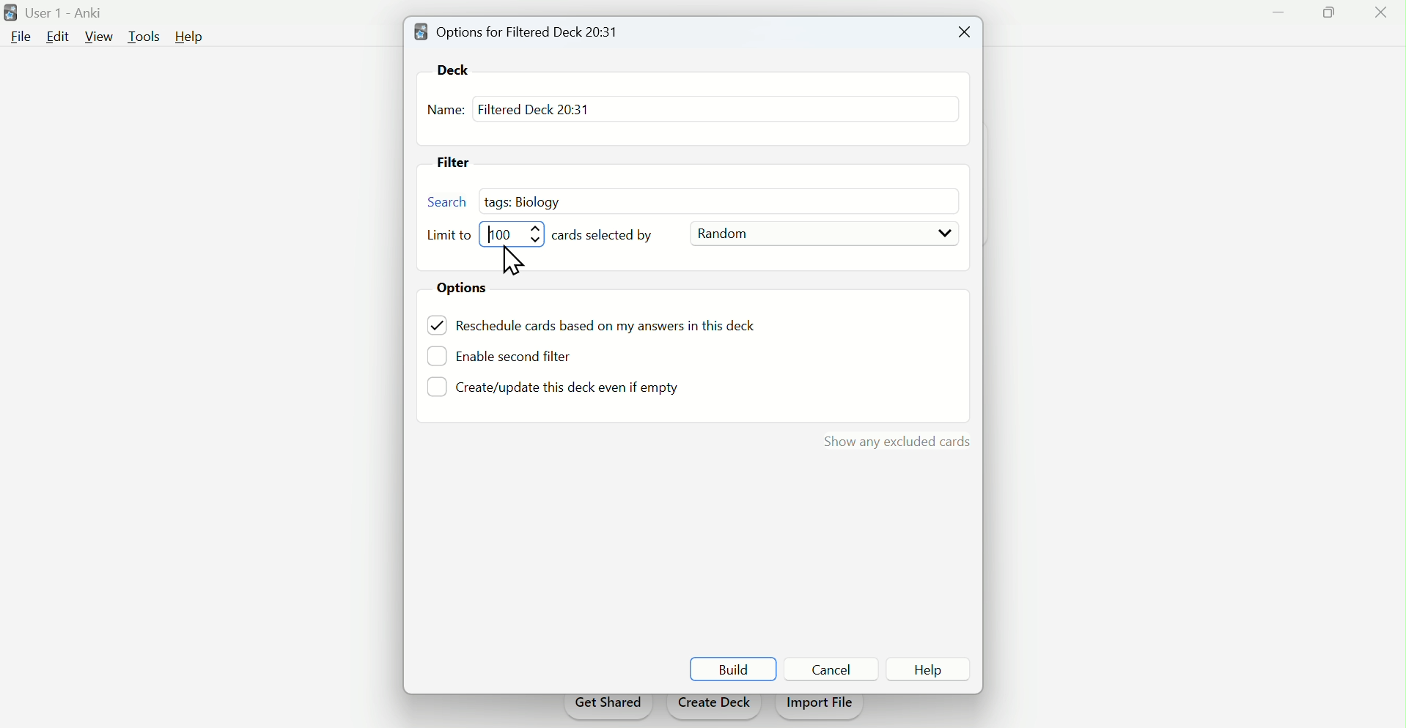 The image size is (1406, 728). I want to click on Edit, so click(56, 36).